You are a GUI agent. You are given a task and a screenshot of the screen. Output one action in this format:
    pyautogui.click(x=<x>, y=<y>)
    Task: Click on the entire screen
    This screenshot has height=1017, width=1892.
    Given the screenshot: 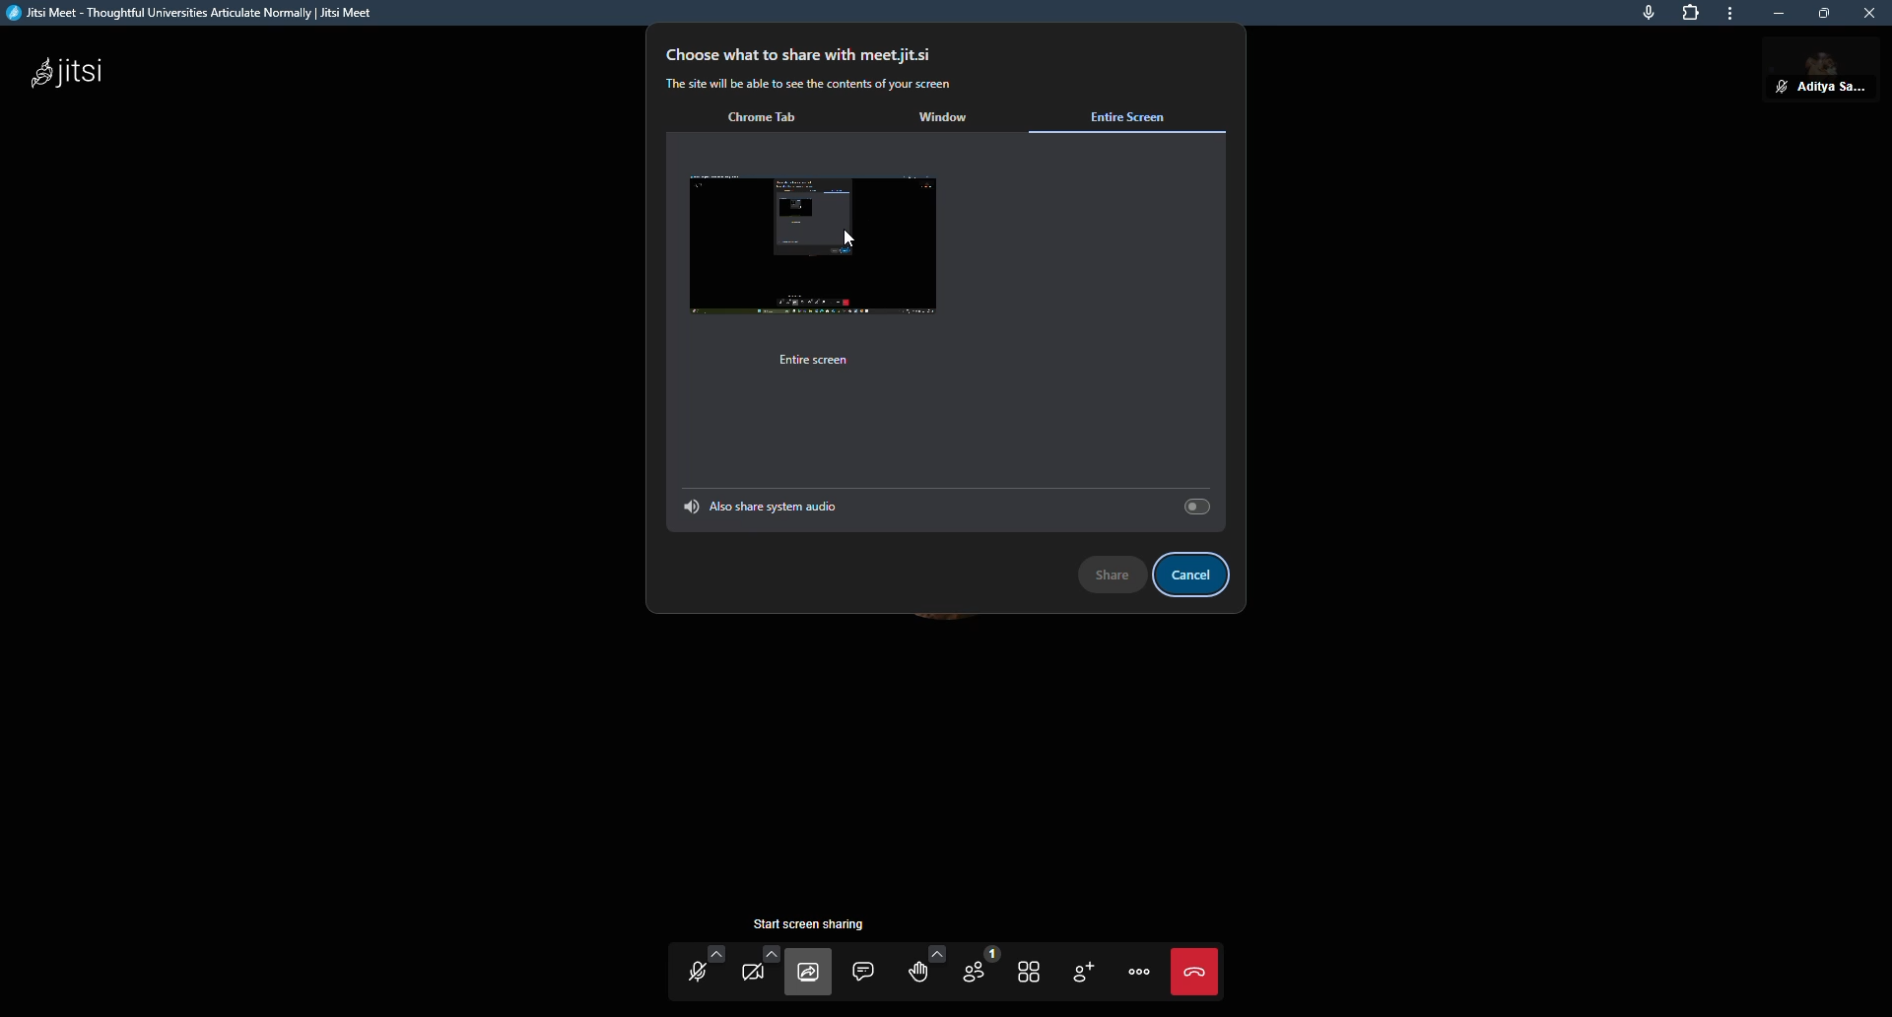 What is the action you would take?
    pyautogui.click(x=822, y=247)
    